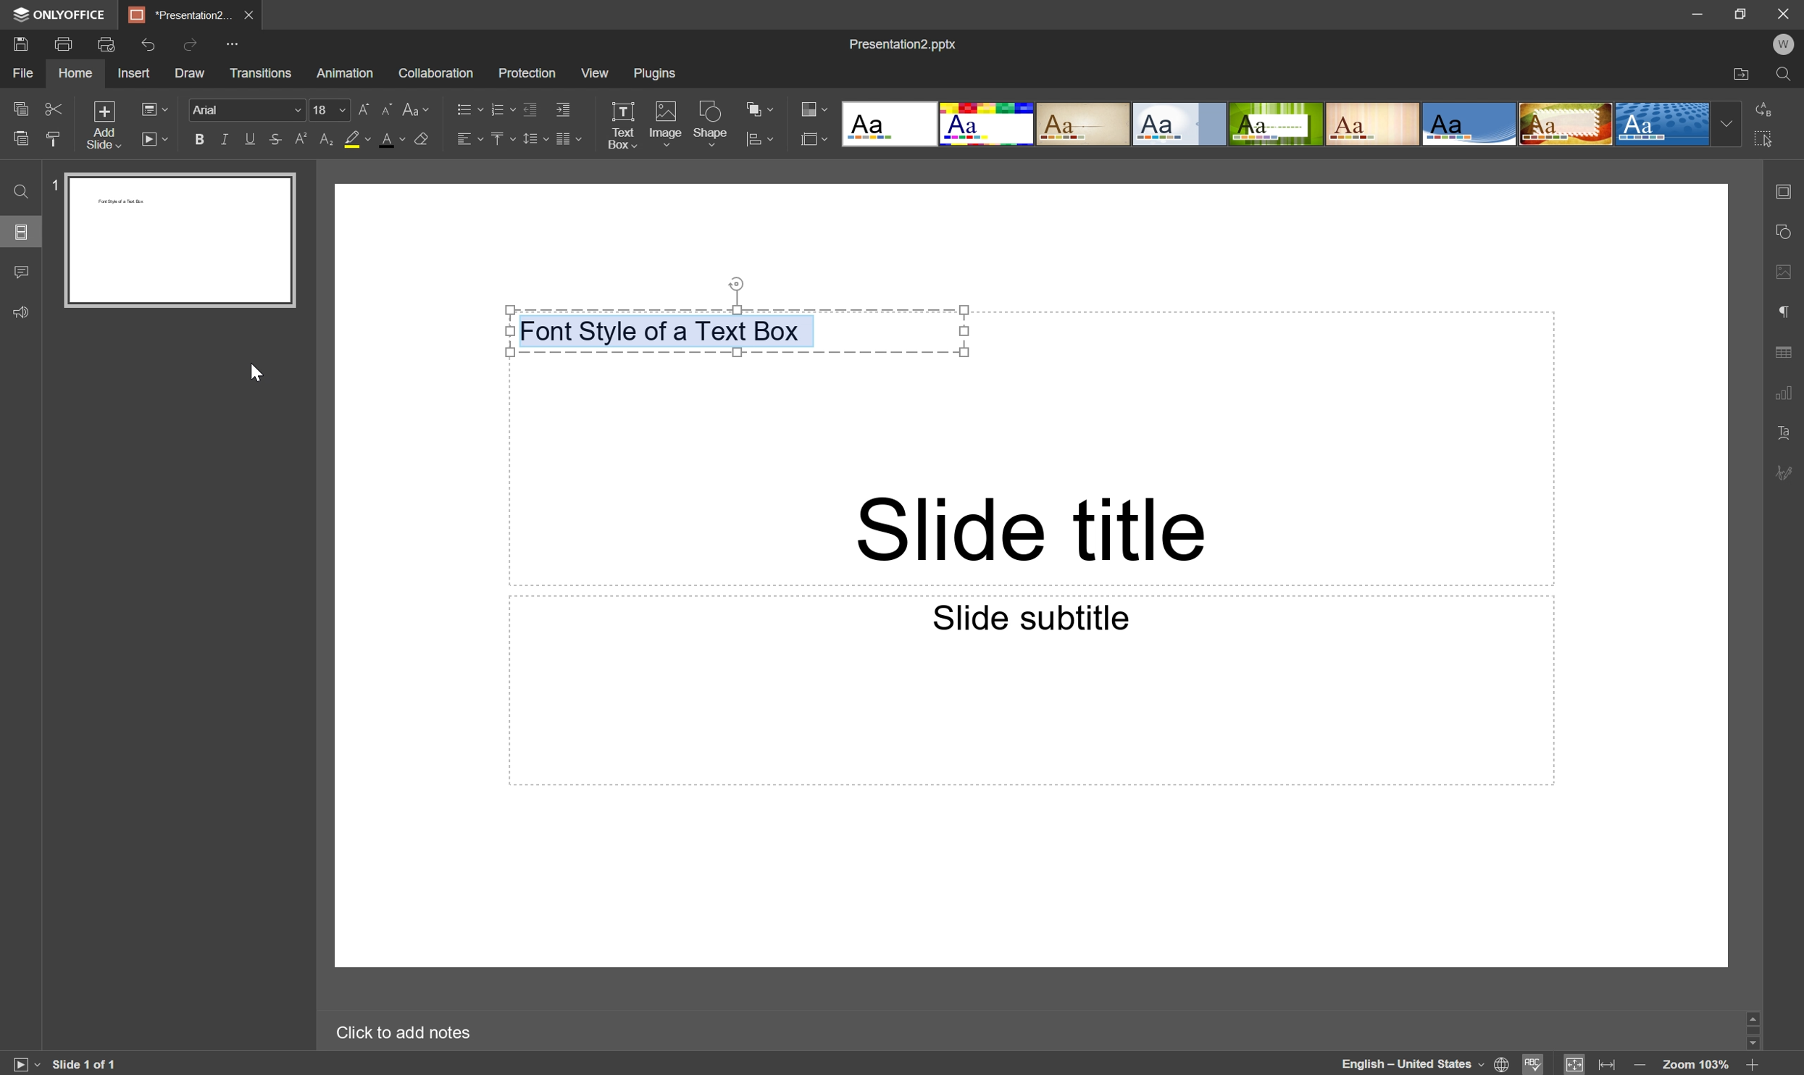 This screenshot has width=1804, height=1075. Describe the element at coordinates (1790, 396) in the screenshot. I see `Chart settings` at that location.